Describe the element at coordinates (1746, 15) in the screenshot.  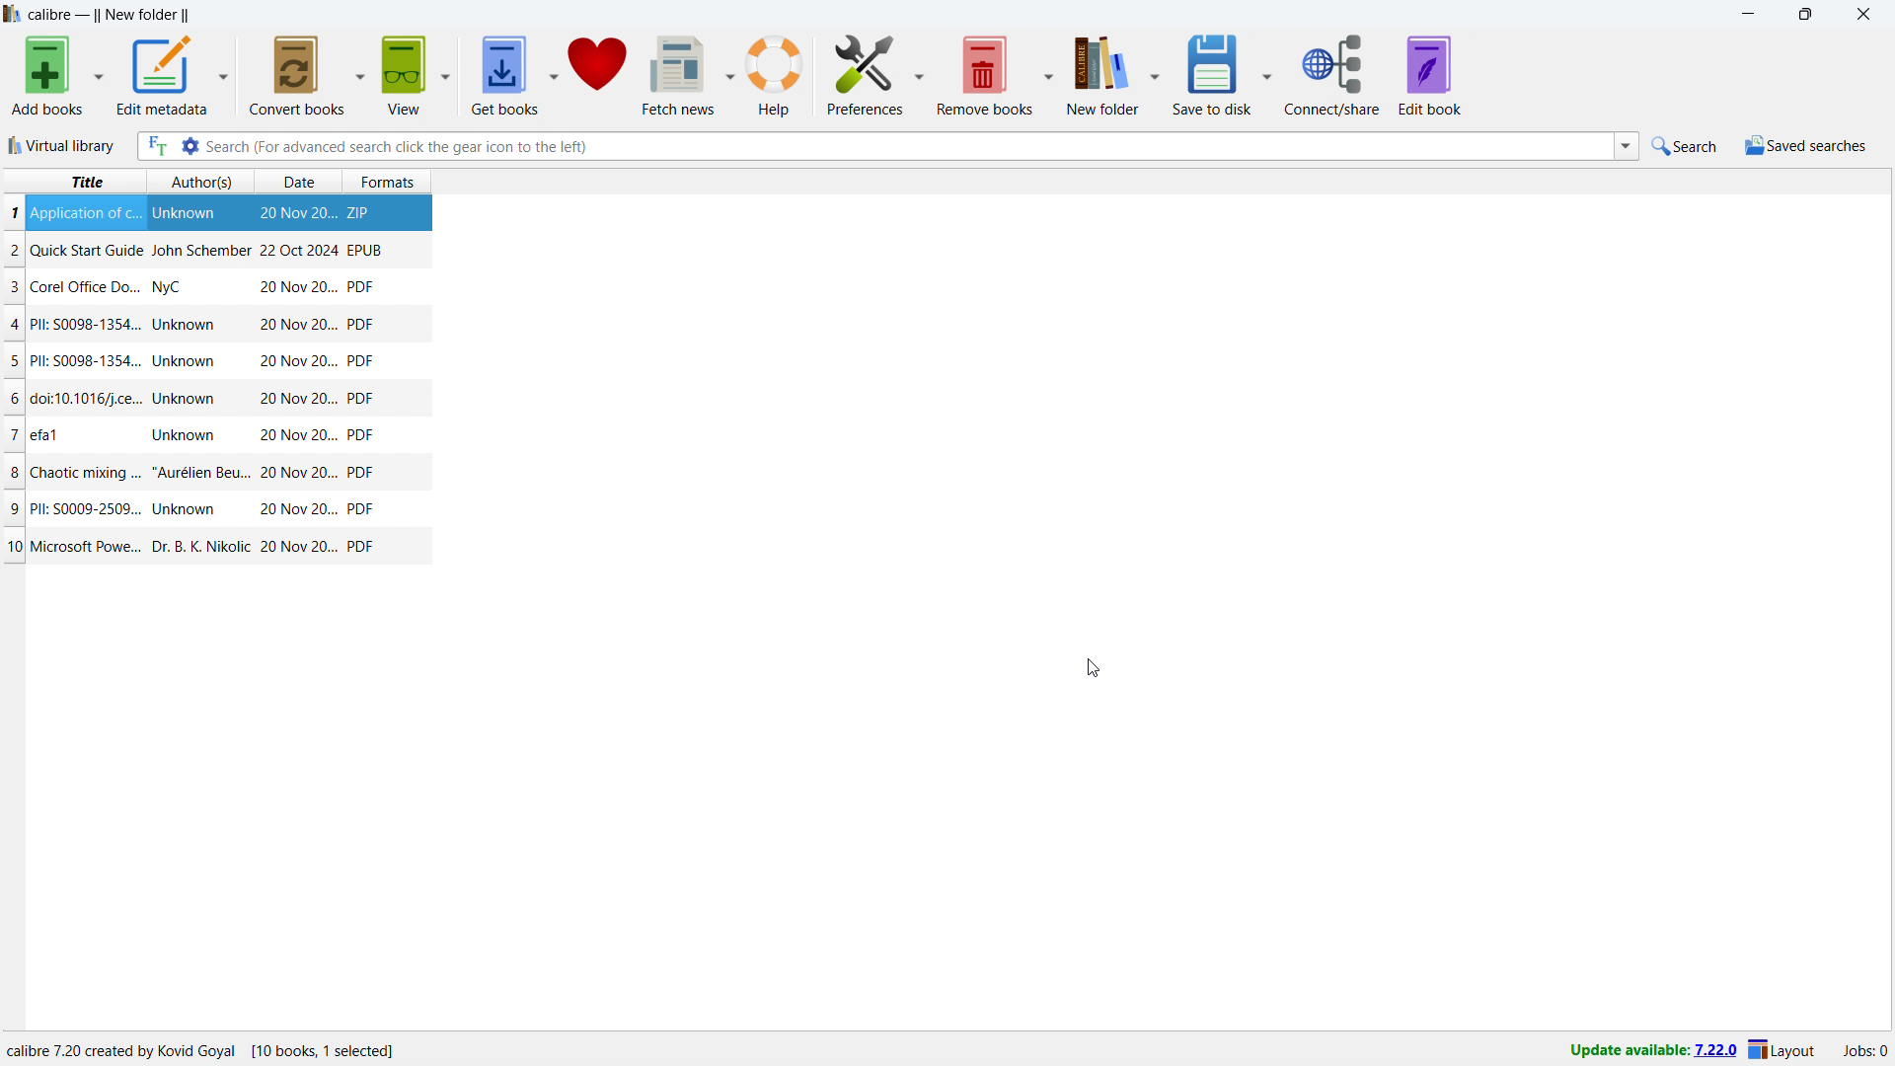
I see `minimize` at that location.